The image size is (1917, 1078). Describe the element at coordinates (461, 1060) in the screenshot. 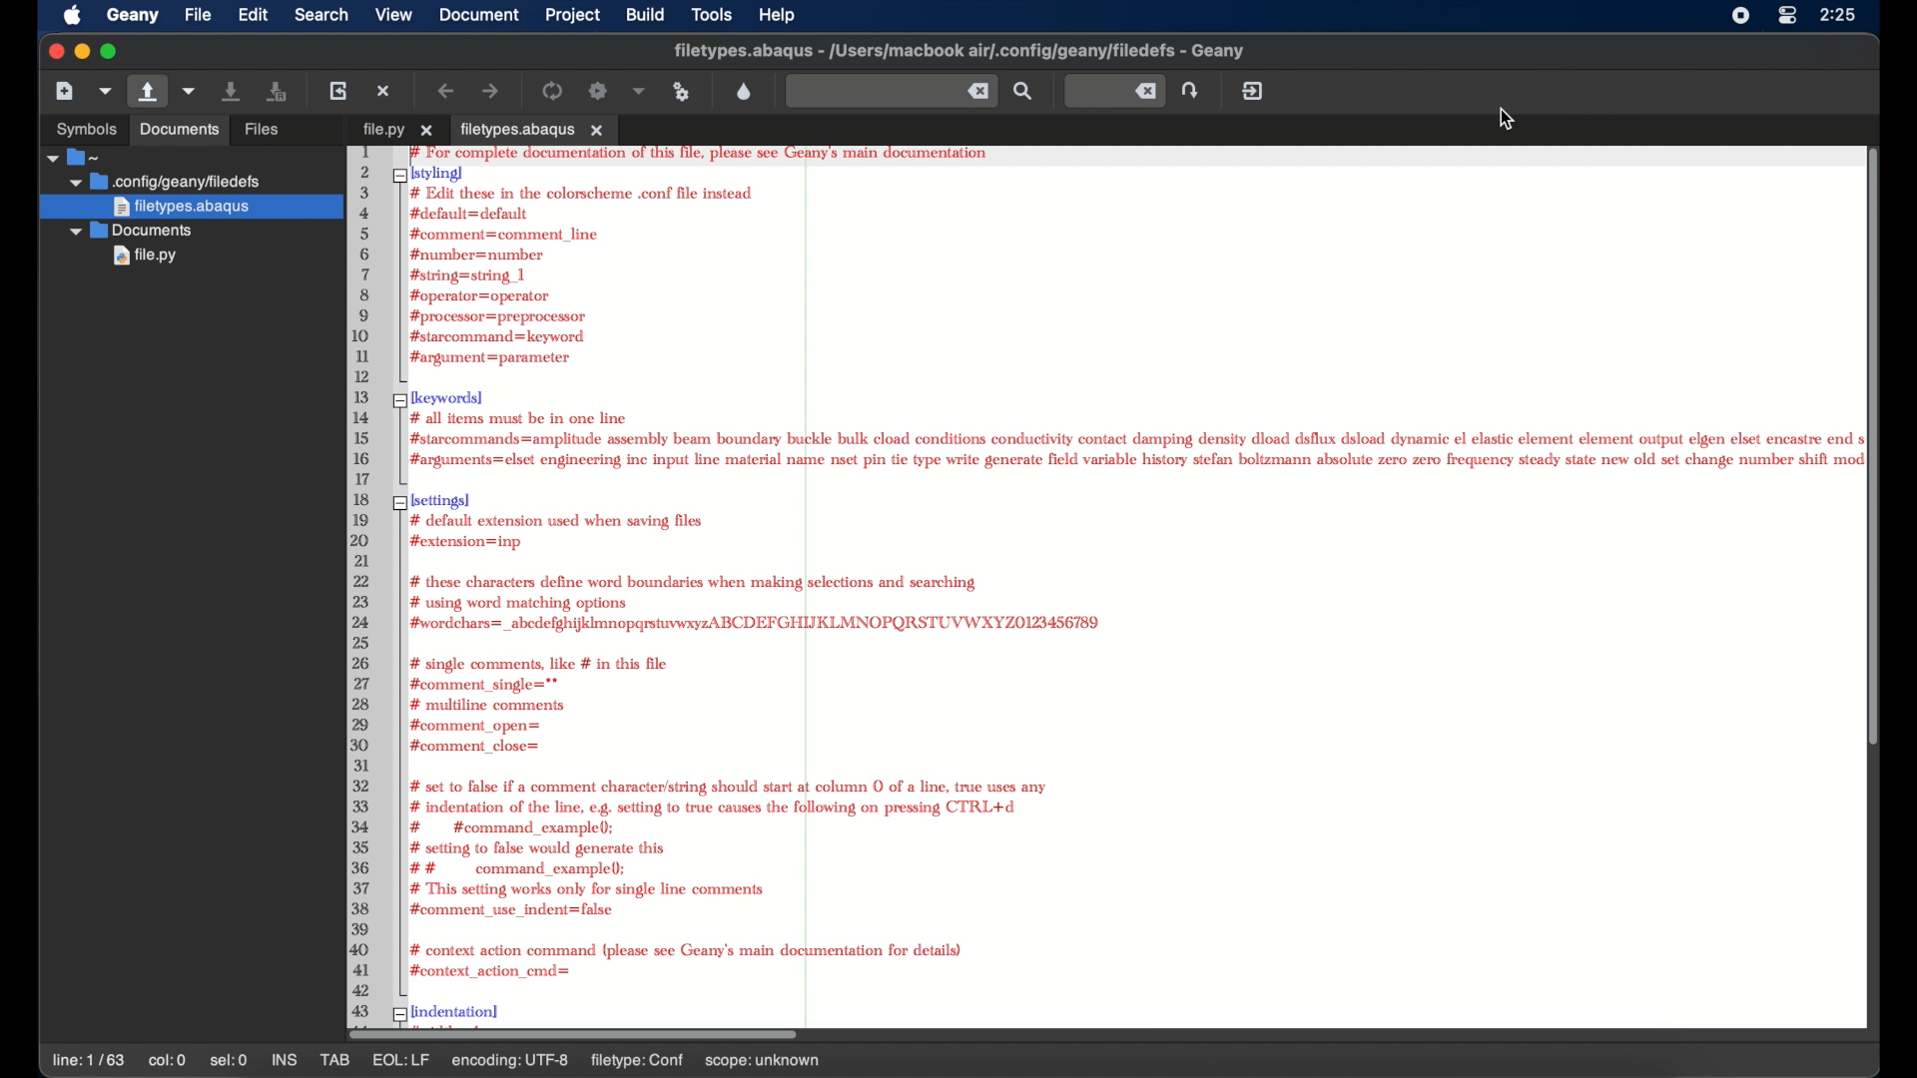

I see `eql:lf` at that location.